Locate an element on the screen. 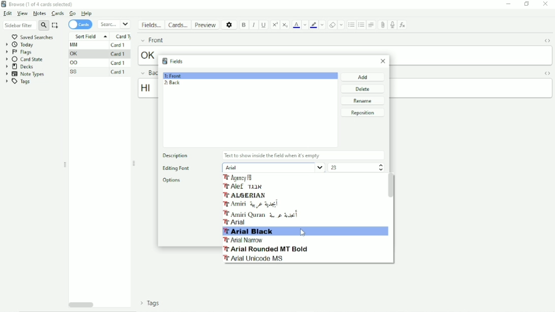  Description is located at coordinates (177, 154).